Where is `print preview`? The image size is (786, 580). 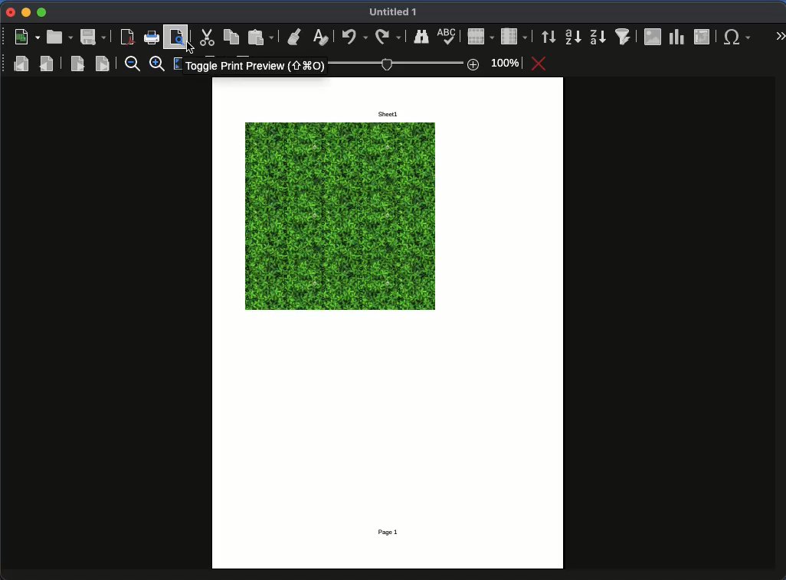
print preview is located at coordinates (254, 67).